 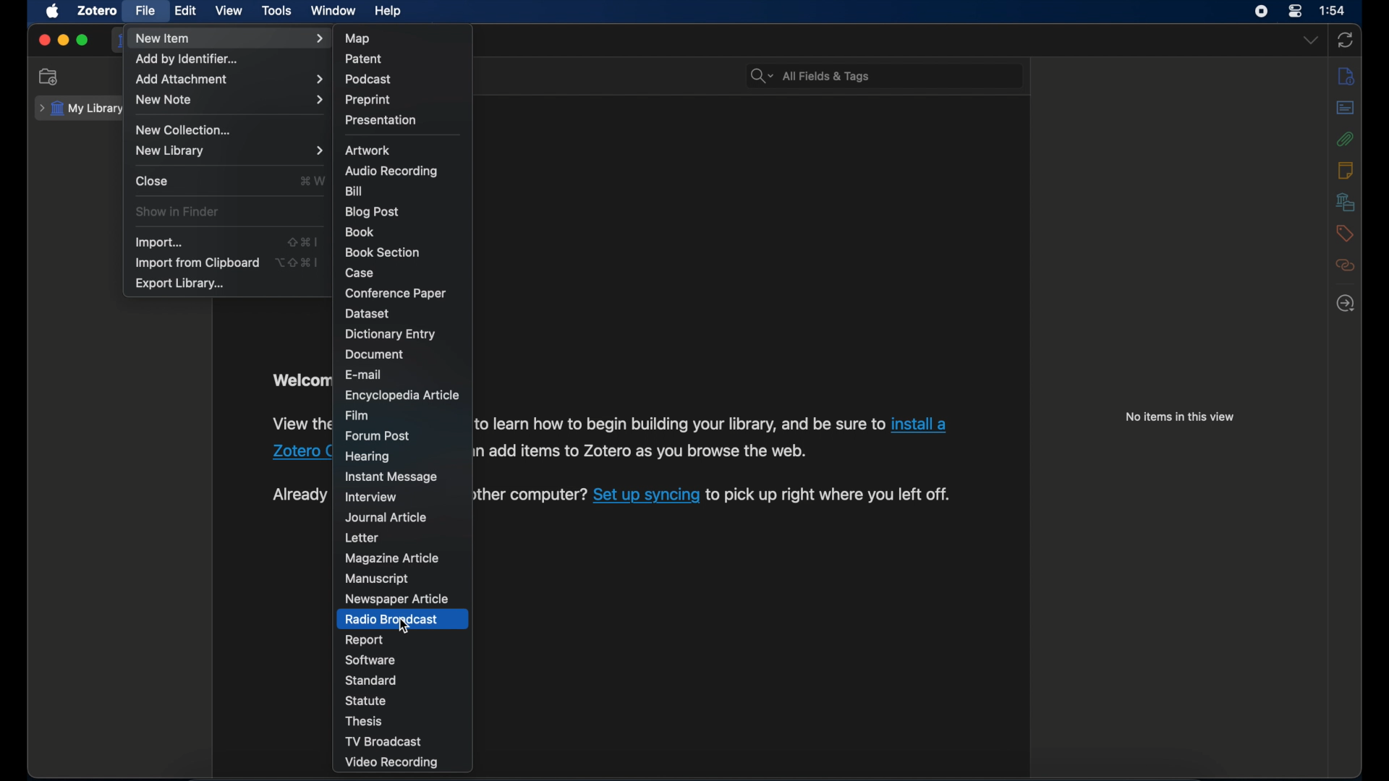 I want to click on View the, so click(x=302, y=422).